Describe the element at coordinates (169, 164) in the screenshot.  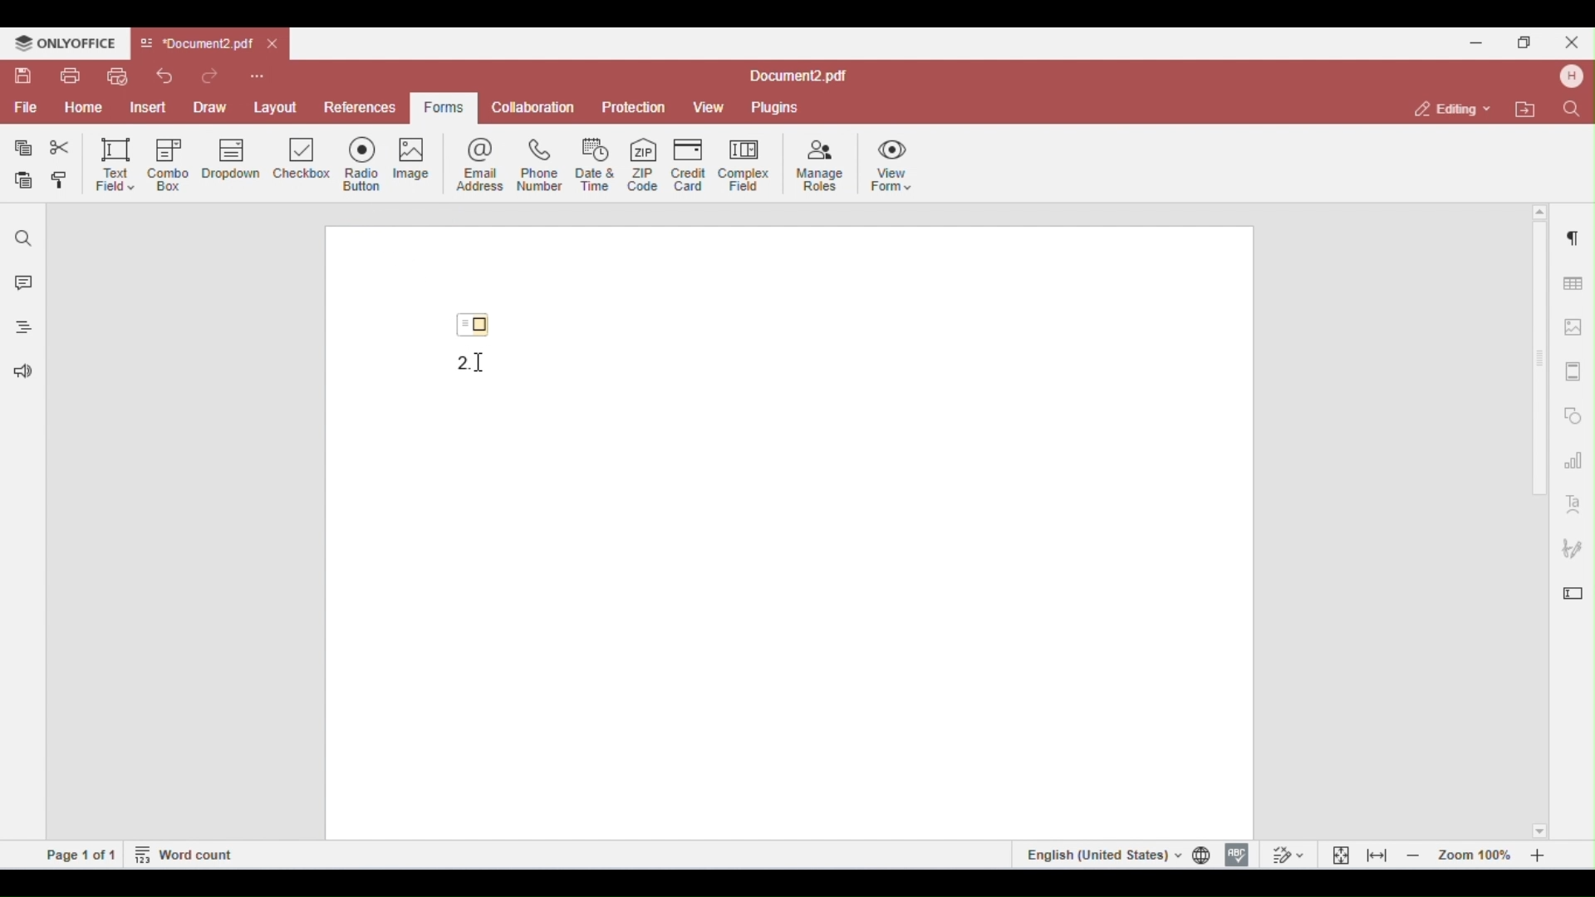
I see `combo box` at that location.